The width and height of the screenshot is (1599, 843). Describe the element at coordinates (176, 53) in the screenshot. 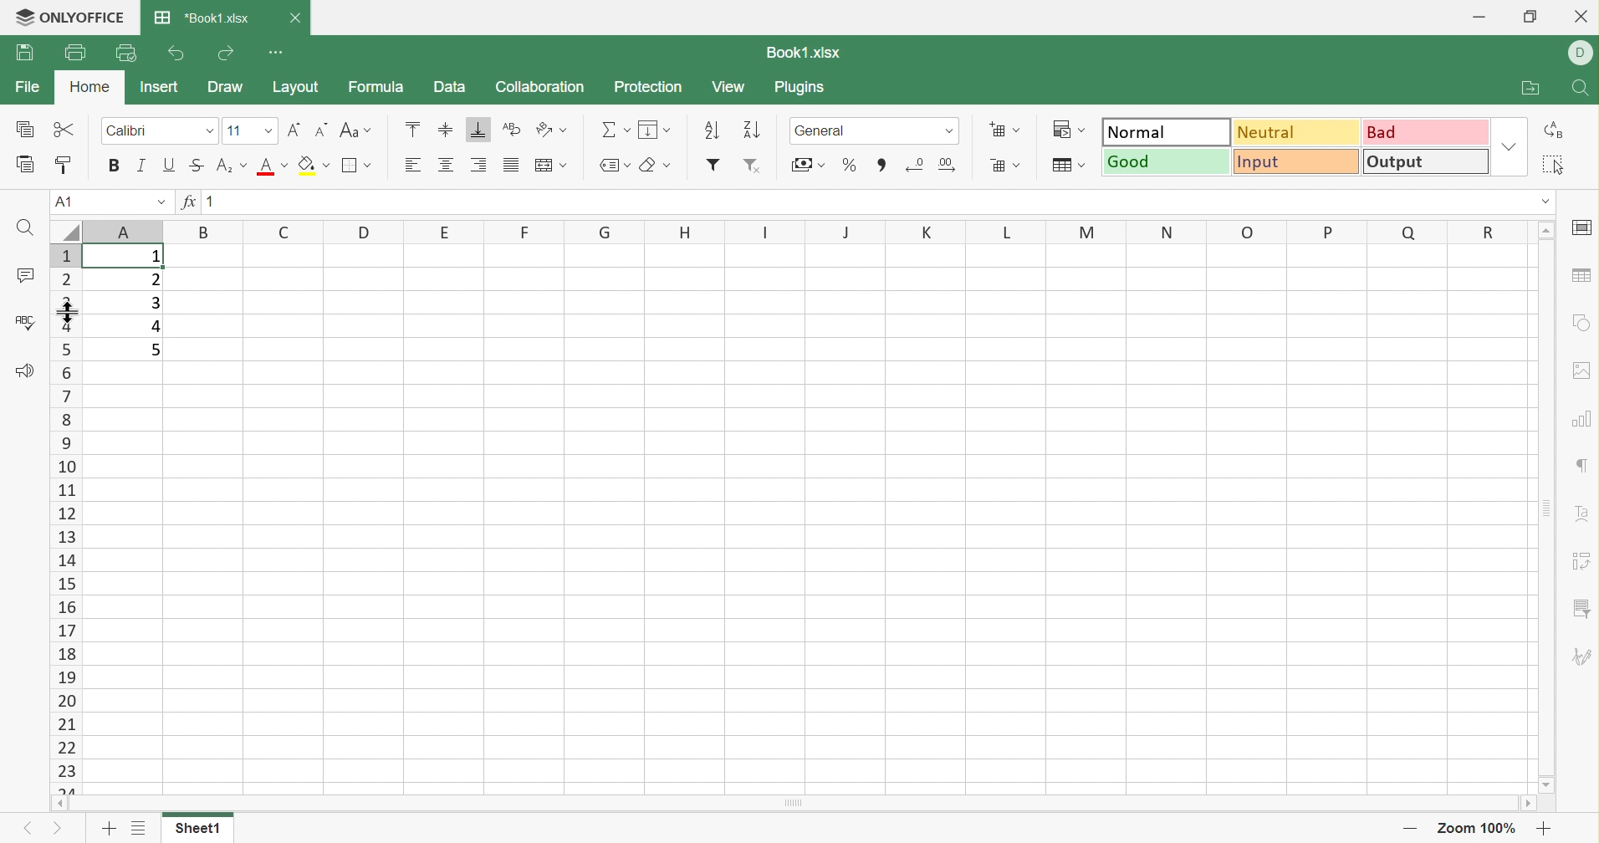

I see `Undo` at that location.